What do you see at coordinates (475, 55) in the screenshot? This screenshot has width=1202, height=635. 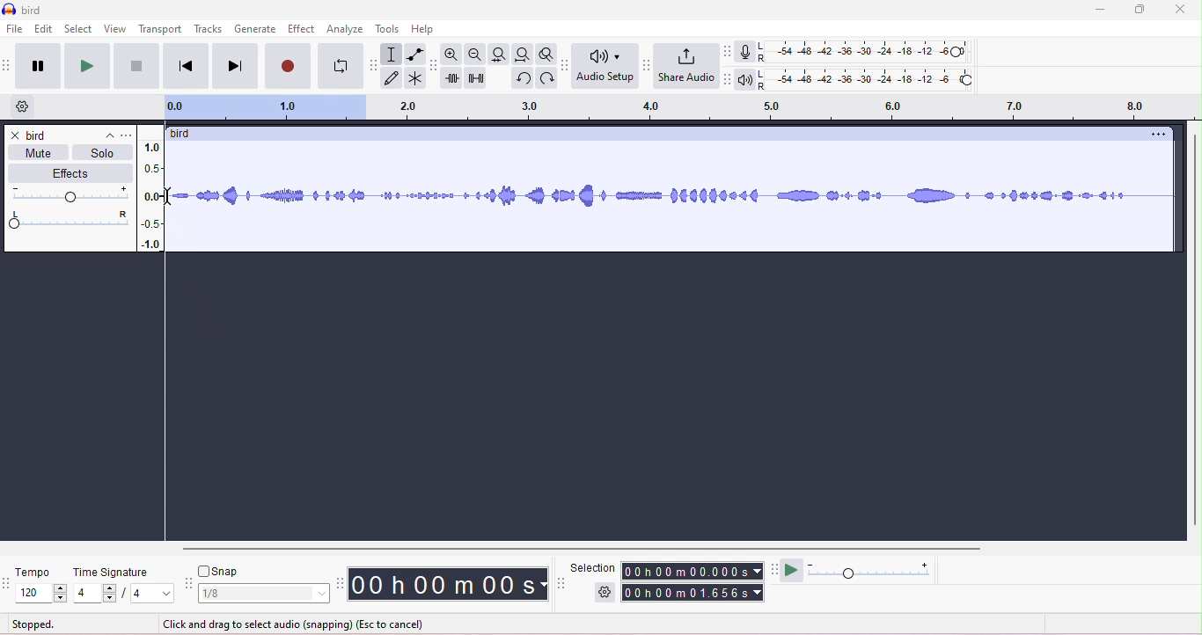 I see `zoom out` at bounding box center [475, 55].